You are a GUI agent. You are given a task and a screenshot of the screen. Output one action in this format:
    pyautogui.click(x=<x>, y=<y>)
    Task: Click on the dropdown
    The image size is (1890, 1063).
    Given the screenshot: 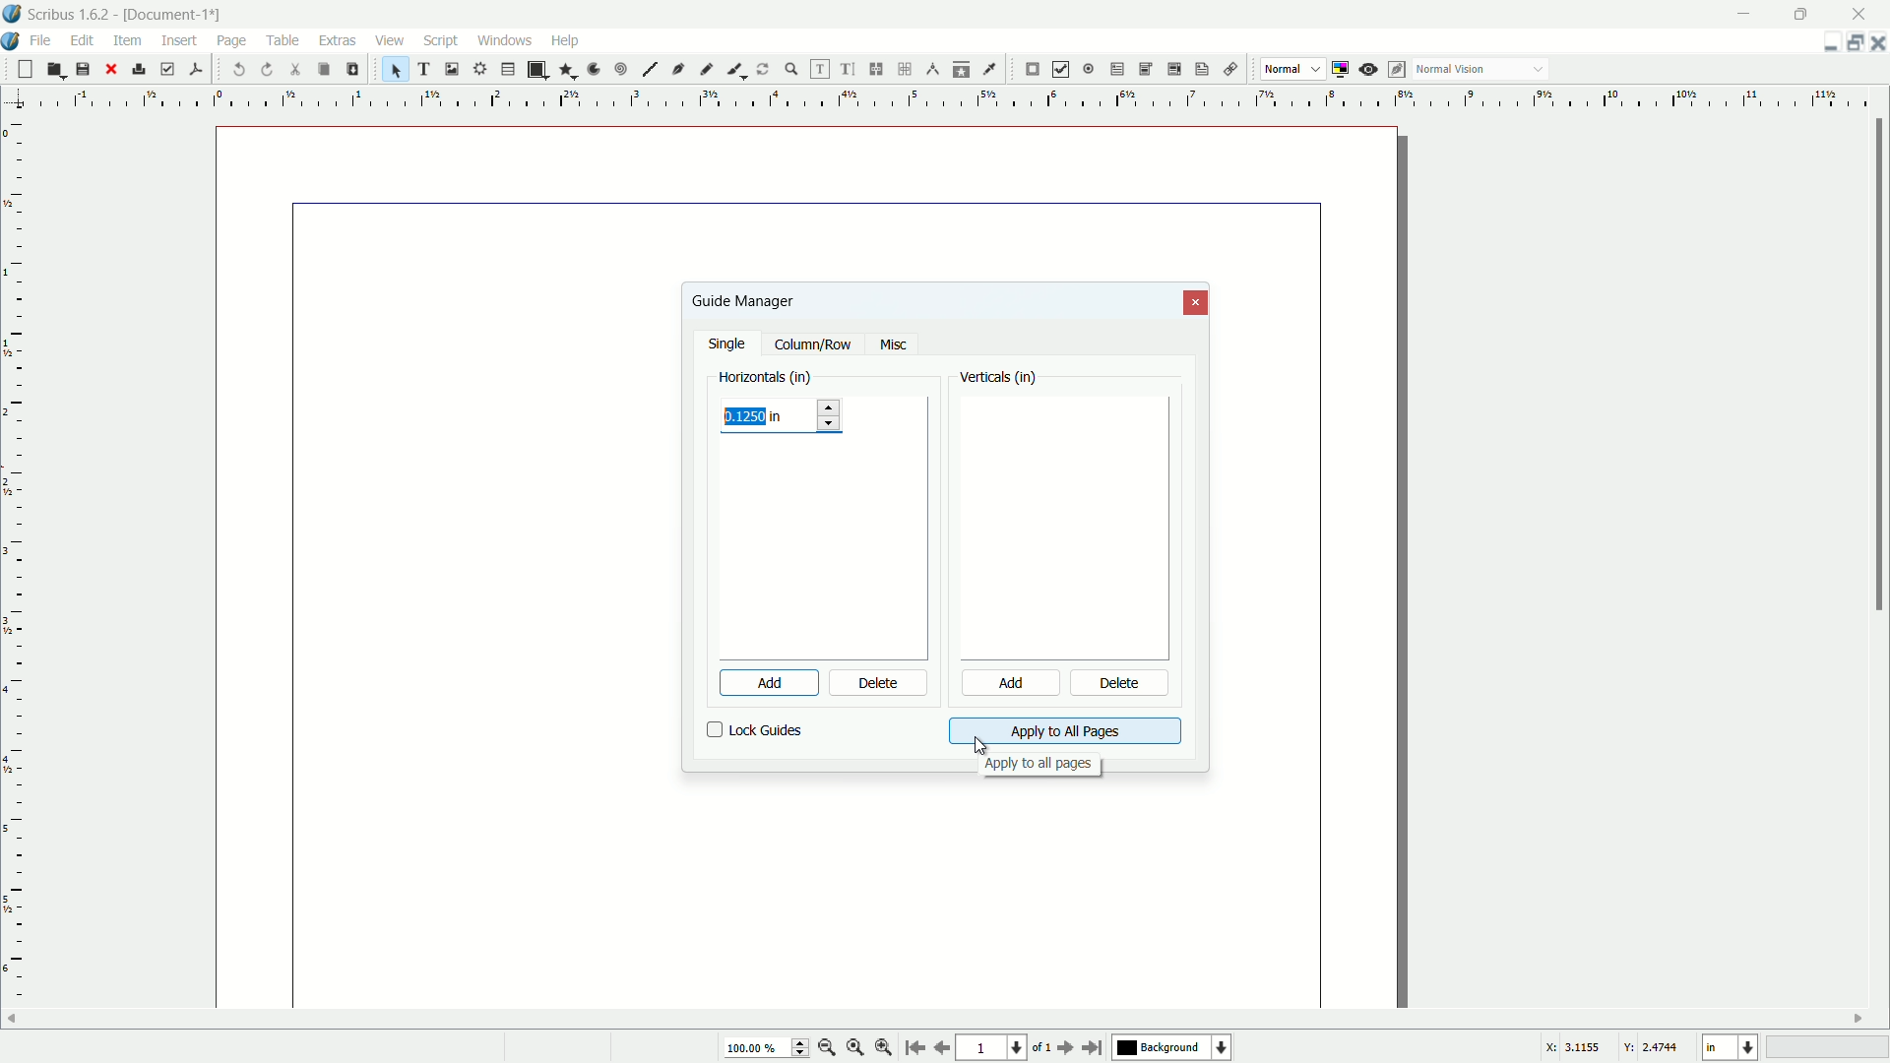 What is the action you would take?
    pyautogui.click(x=1316, y=70)
    